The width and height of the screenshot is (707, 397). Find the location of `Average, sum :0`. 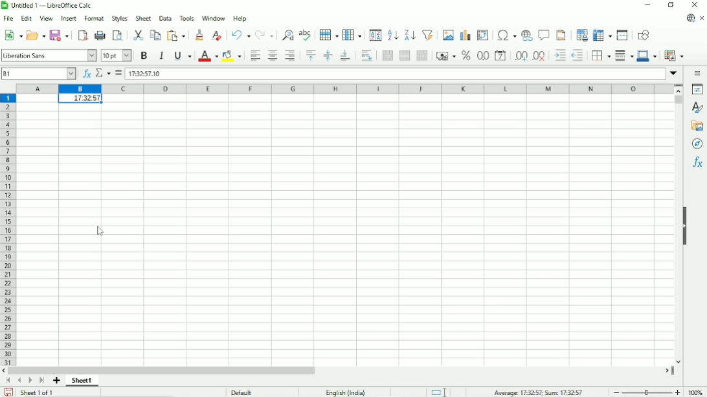

Average, sum :0 is located at coordinates (537, 391).